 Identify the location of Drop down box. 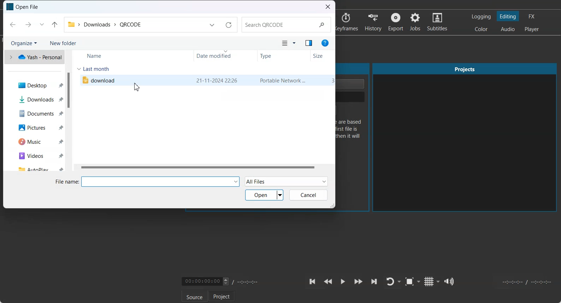
(438, 282).